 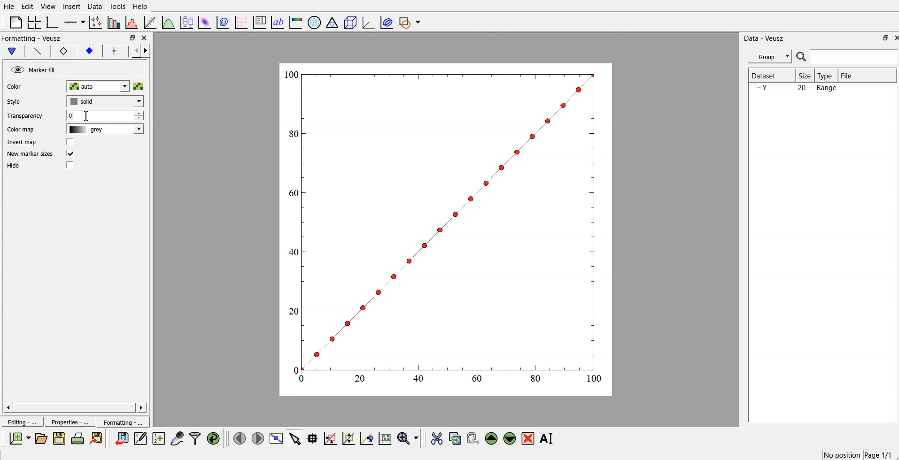 I want to click on Min/Max, so click(x=882, y=38).